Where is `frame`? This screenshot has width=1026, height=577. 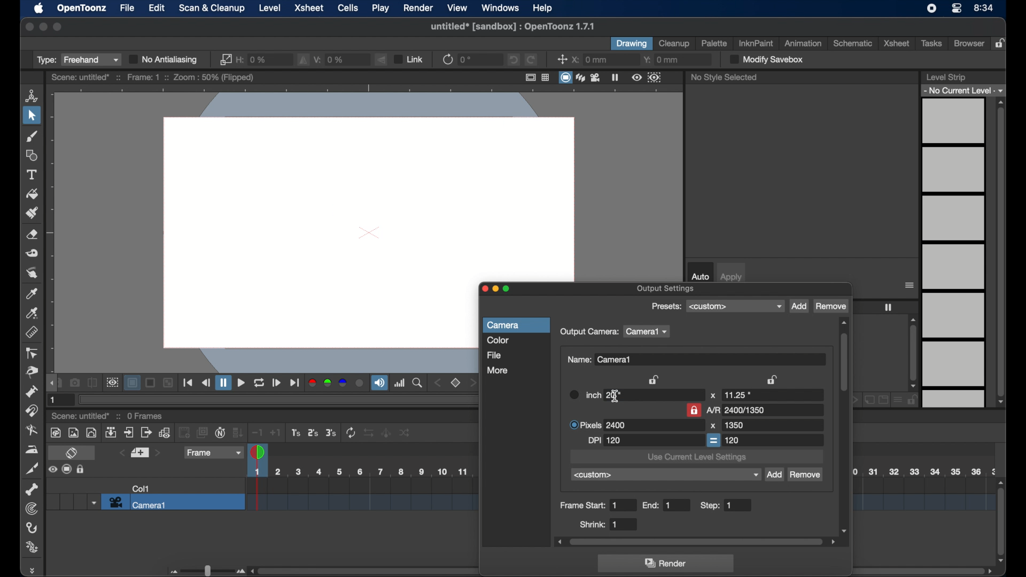 frame is located at coordinates (212, 453).